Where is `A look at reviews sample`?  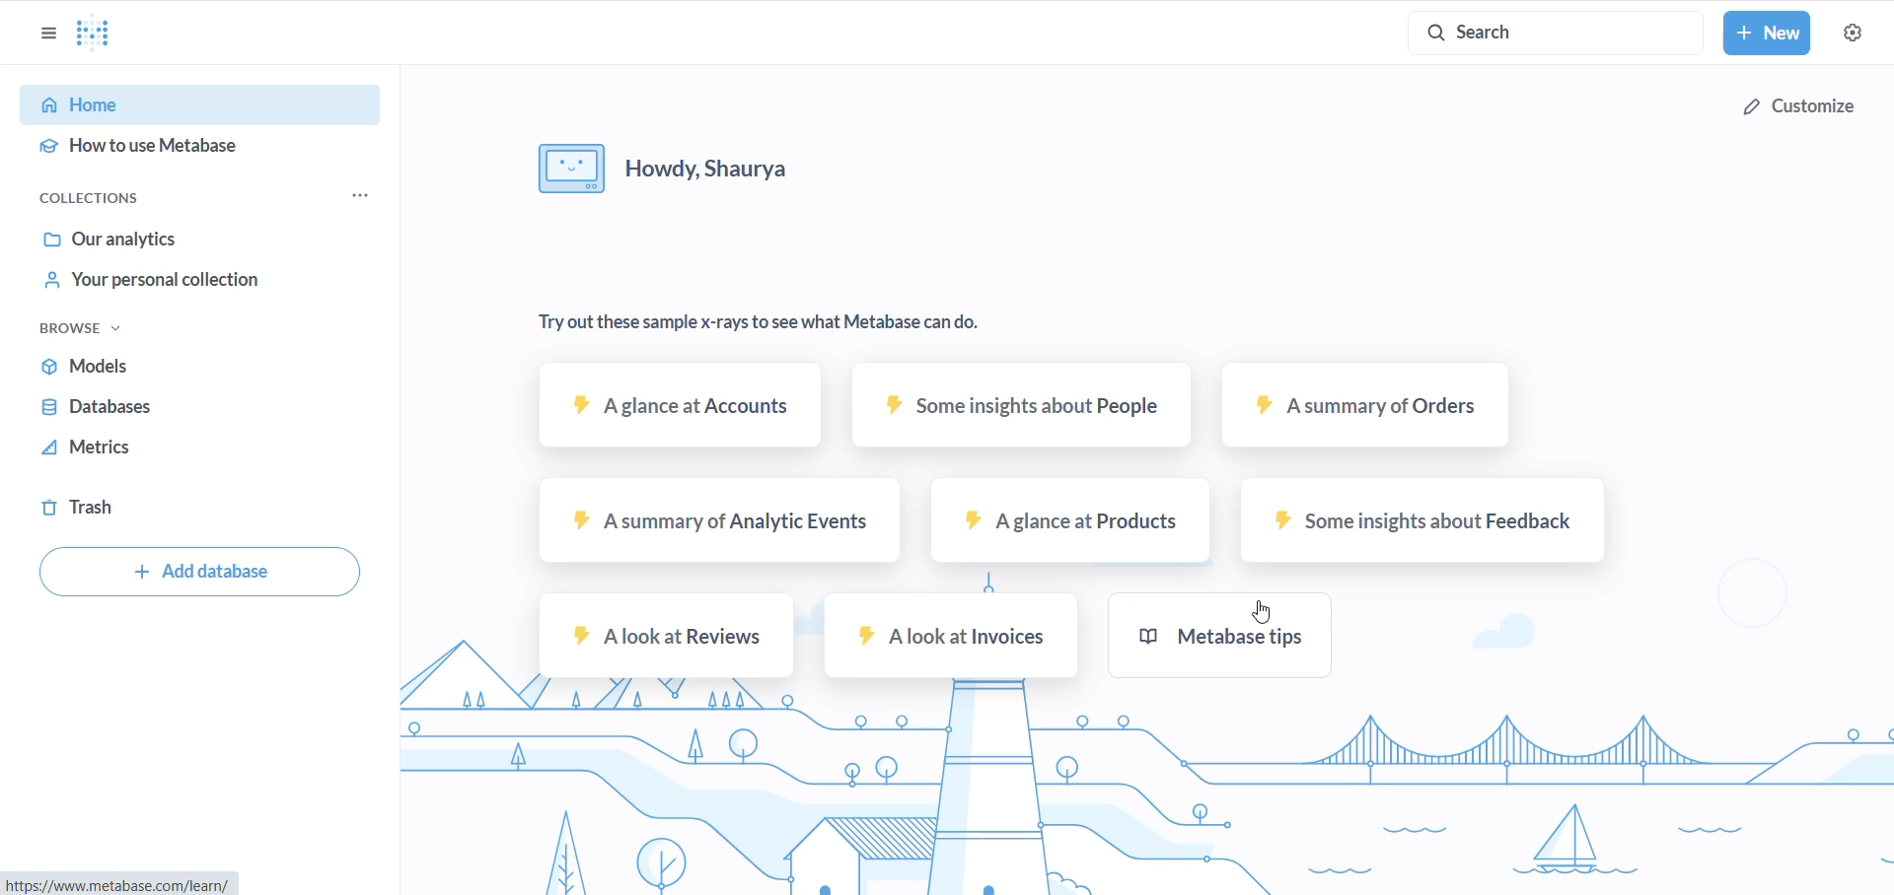
A look at reviews sample is located at coordinates (670, 642).